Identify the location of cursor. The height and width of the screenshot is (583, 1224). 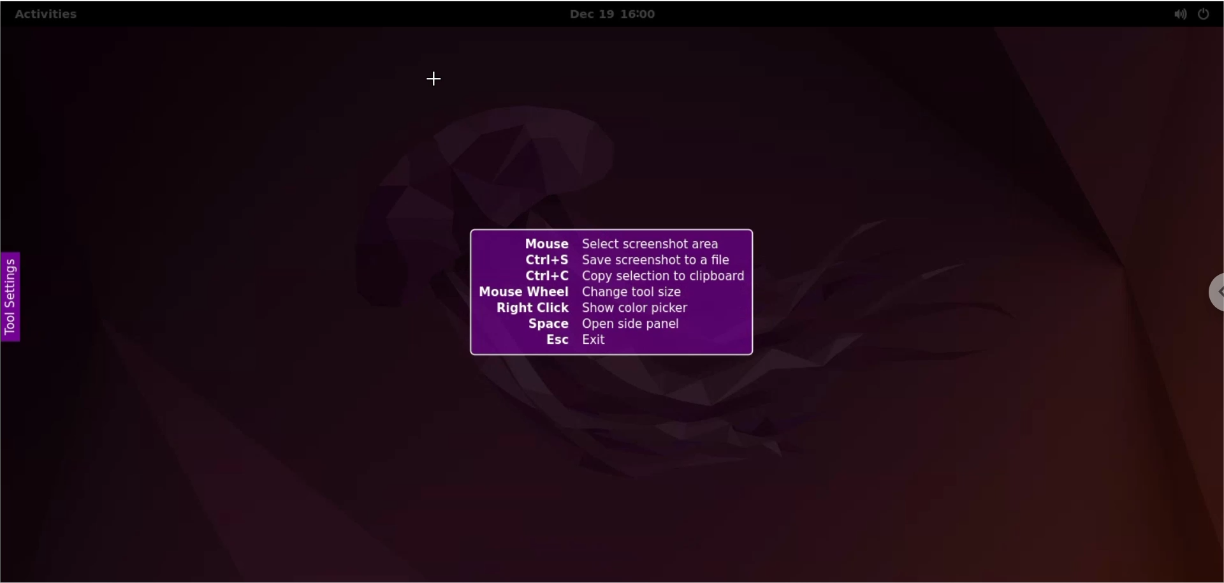
(433, 82).